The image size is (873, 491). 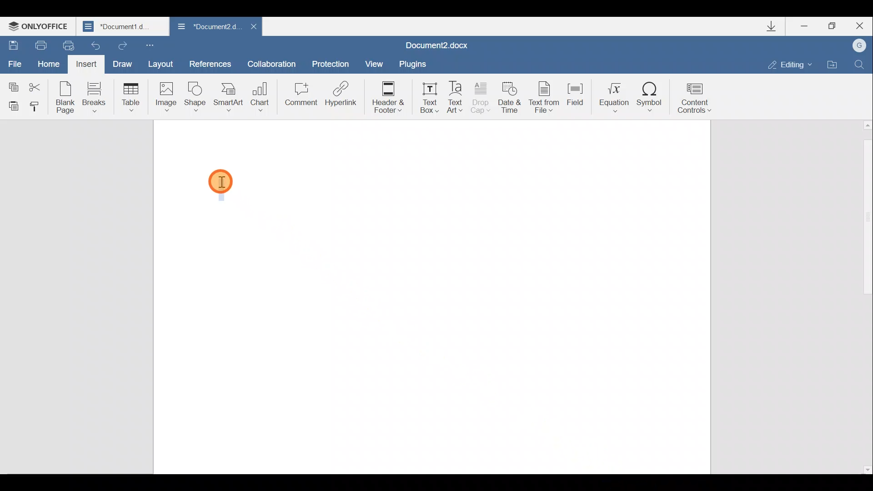 I want to click on View, so click(x=371, y=63).